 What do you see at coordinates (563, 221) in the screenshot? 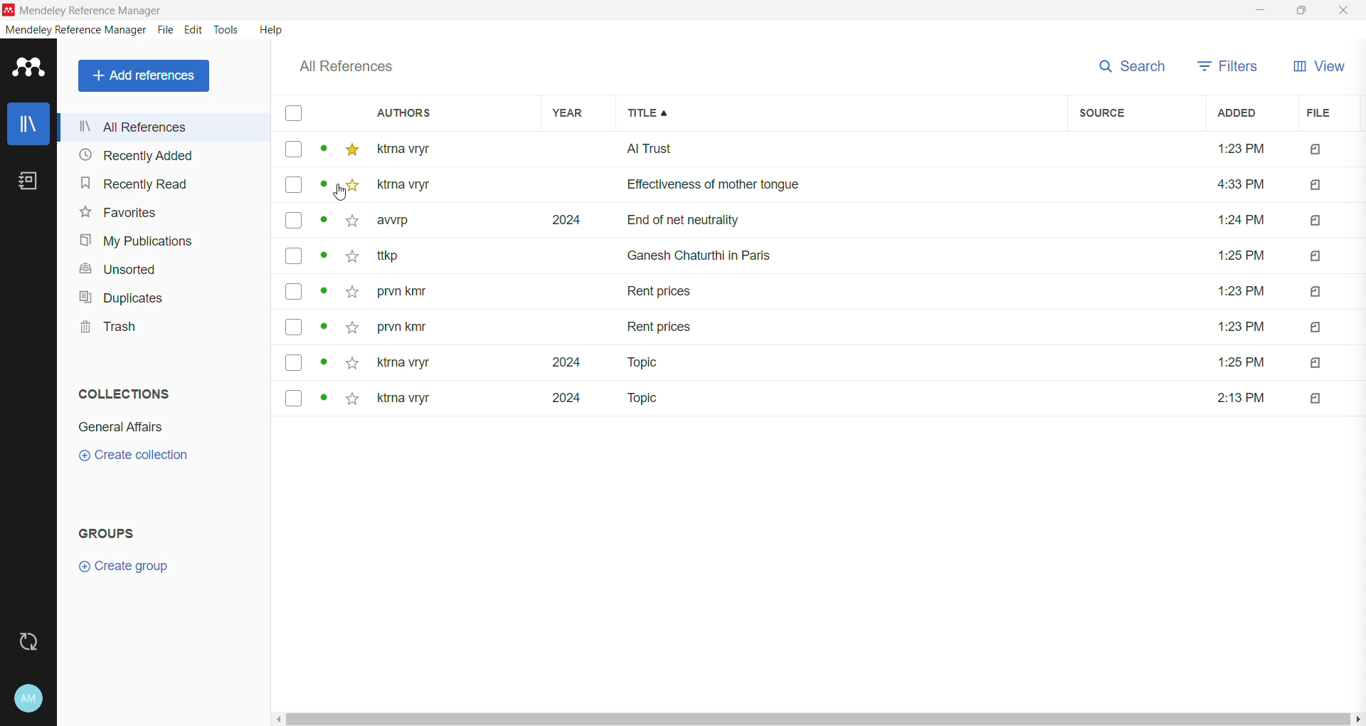
I see `2024` at bounding box center [563, 221].